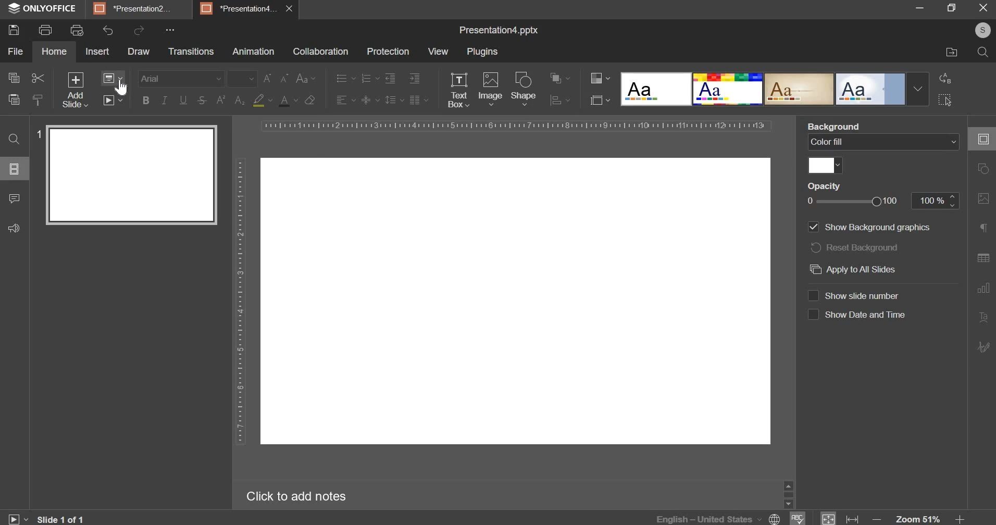  What do you see at coordinates (853, 519) in the screenshot?
I see `fit to width` at bounding box center [853, 519].